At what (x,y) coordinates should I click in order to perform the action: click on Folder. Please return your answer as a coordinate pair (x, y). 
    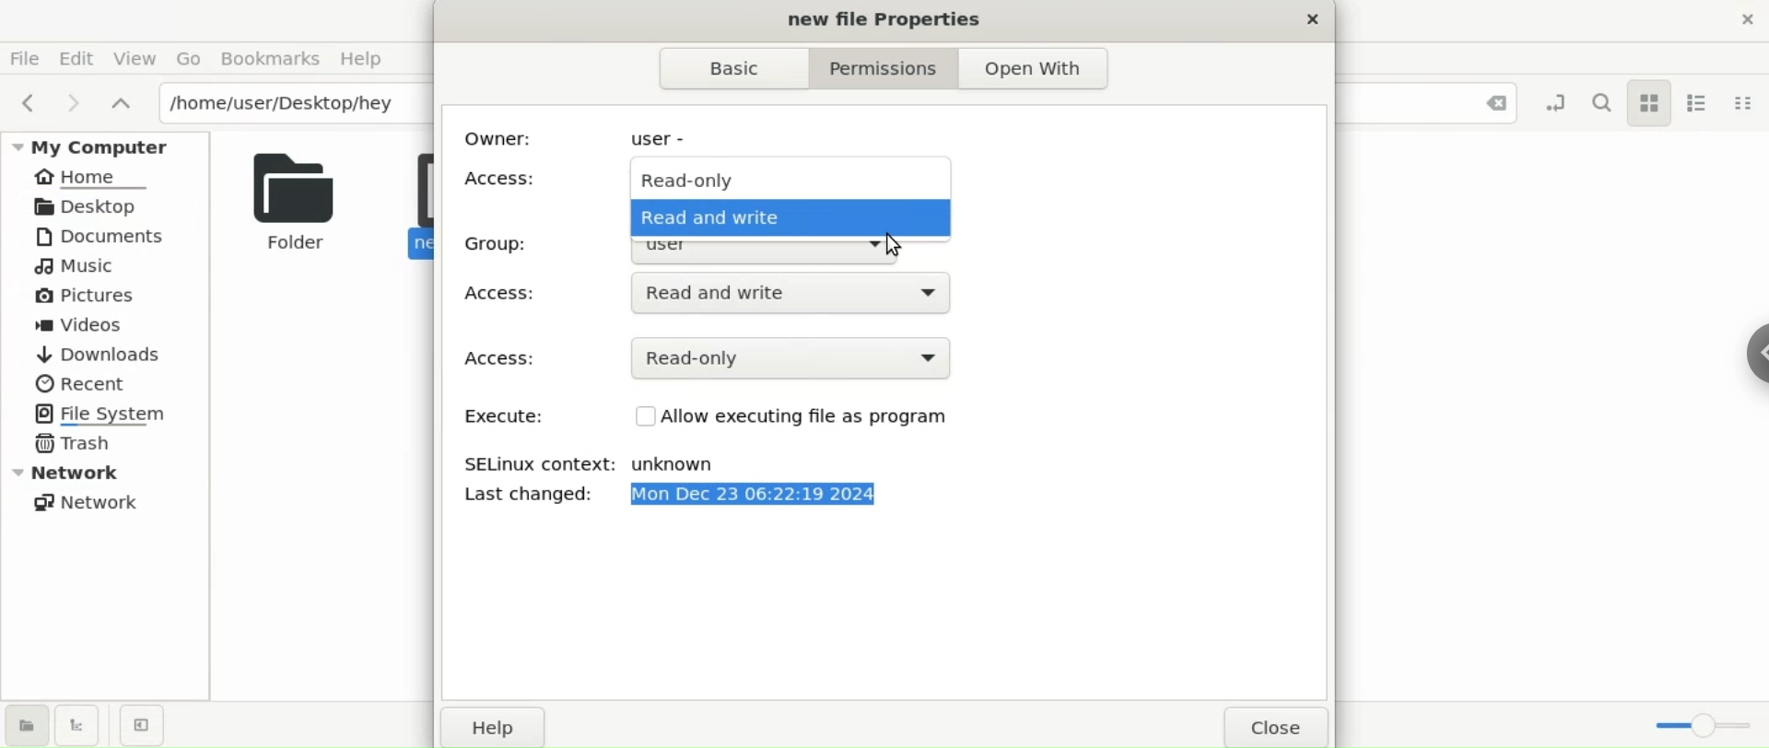
    Looking at the image, I should click on (288, 200).